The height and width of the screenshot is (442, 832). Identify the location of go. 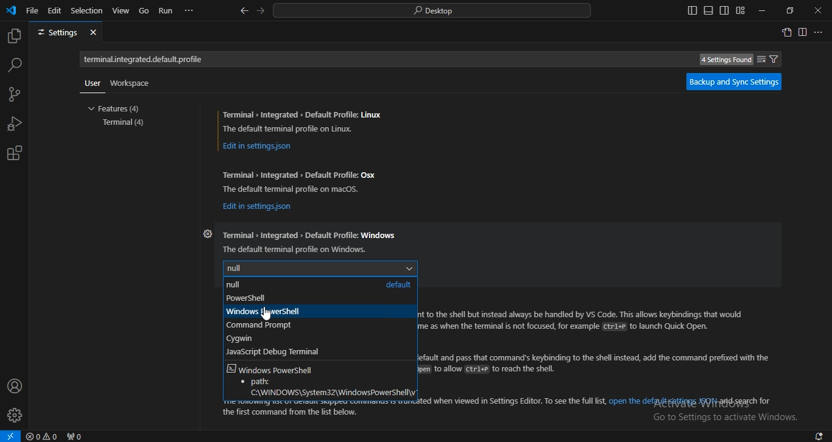
(144, 12).